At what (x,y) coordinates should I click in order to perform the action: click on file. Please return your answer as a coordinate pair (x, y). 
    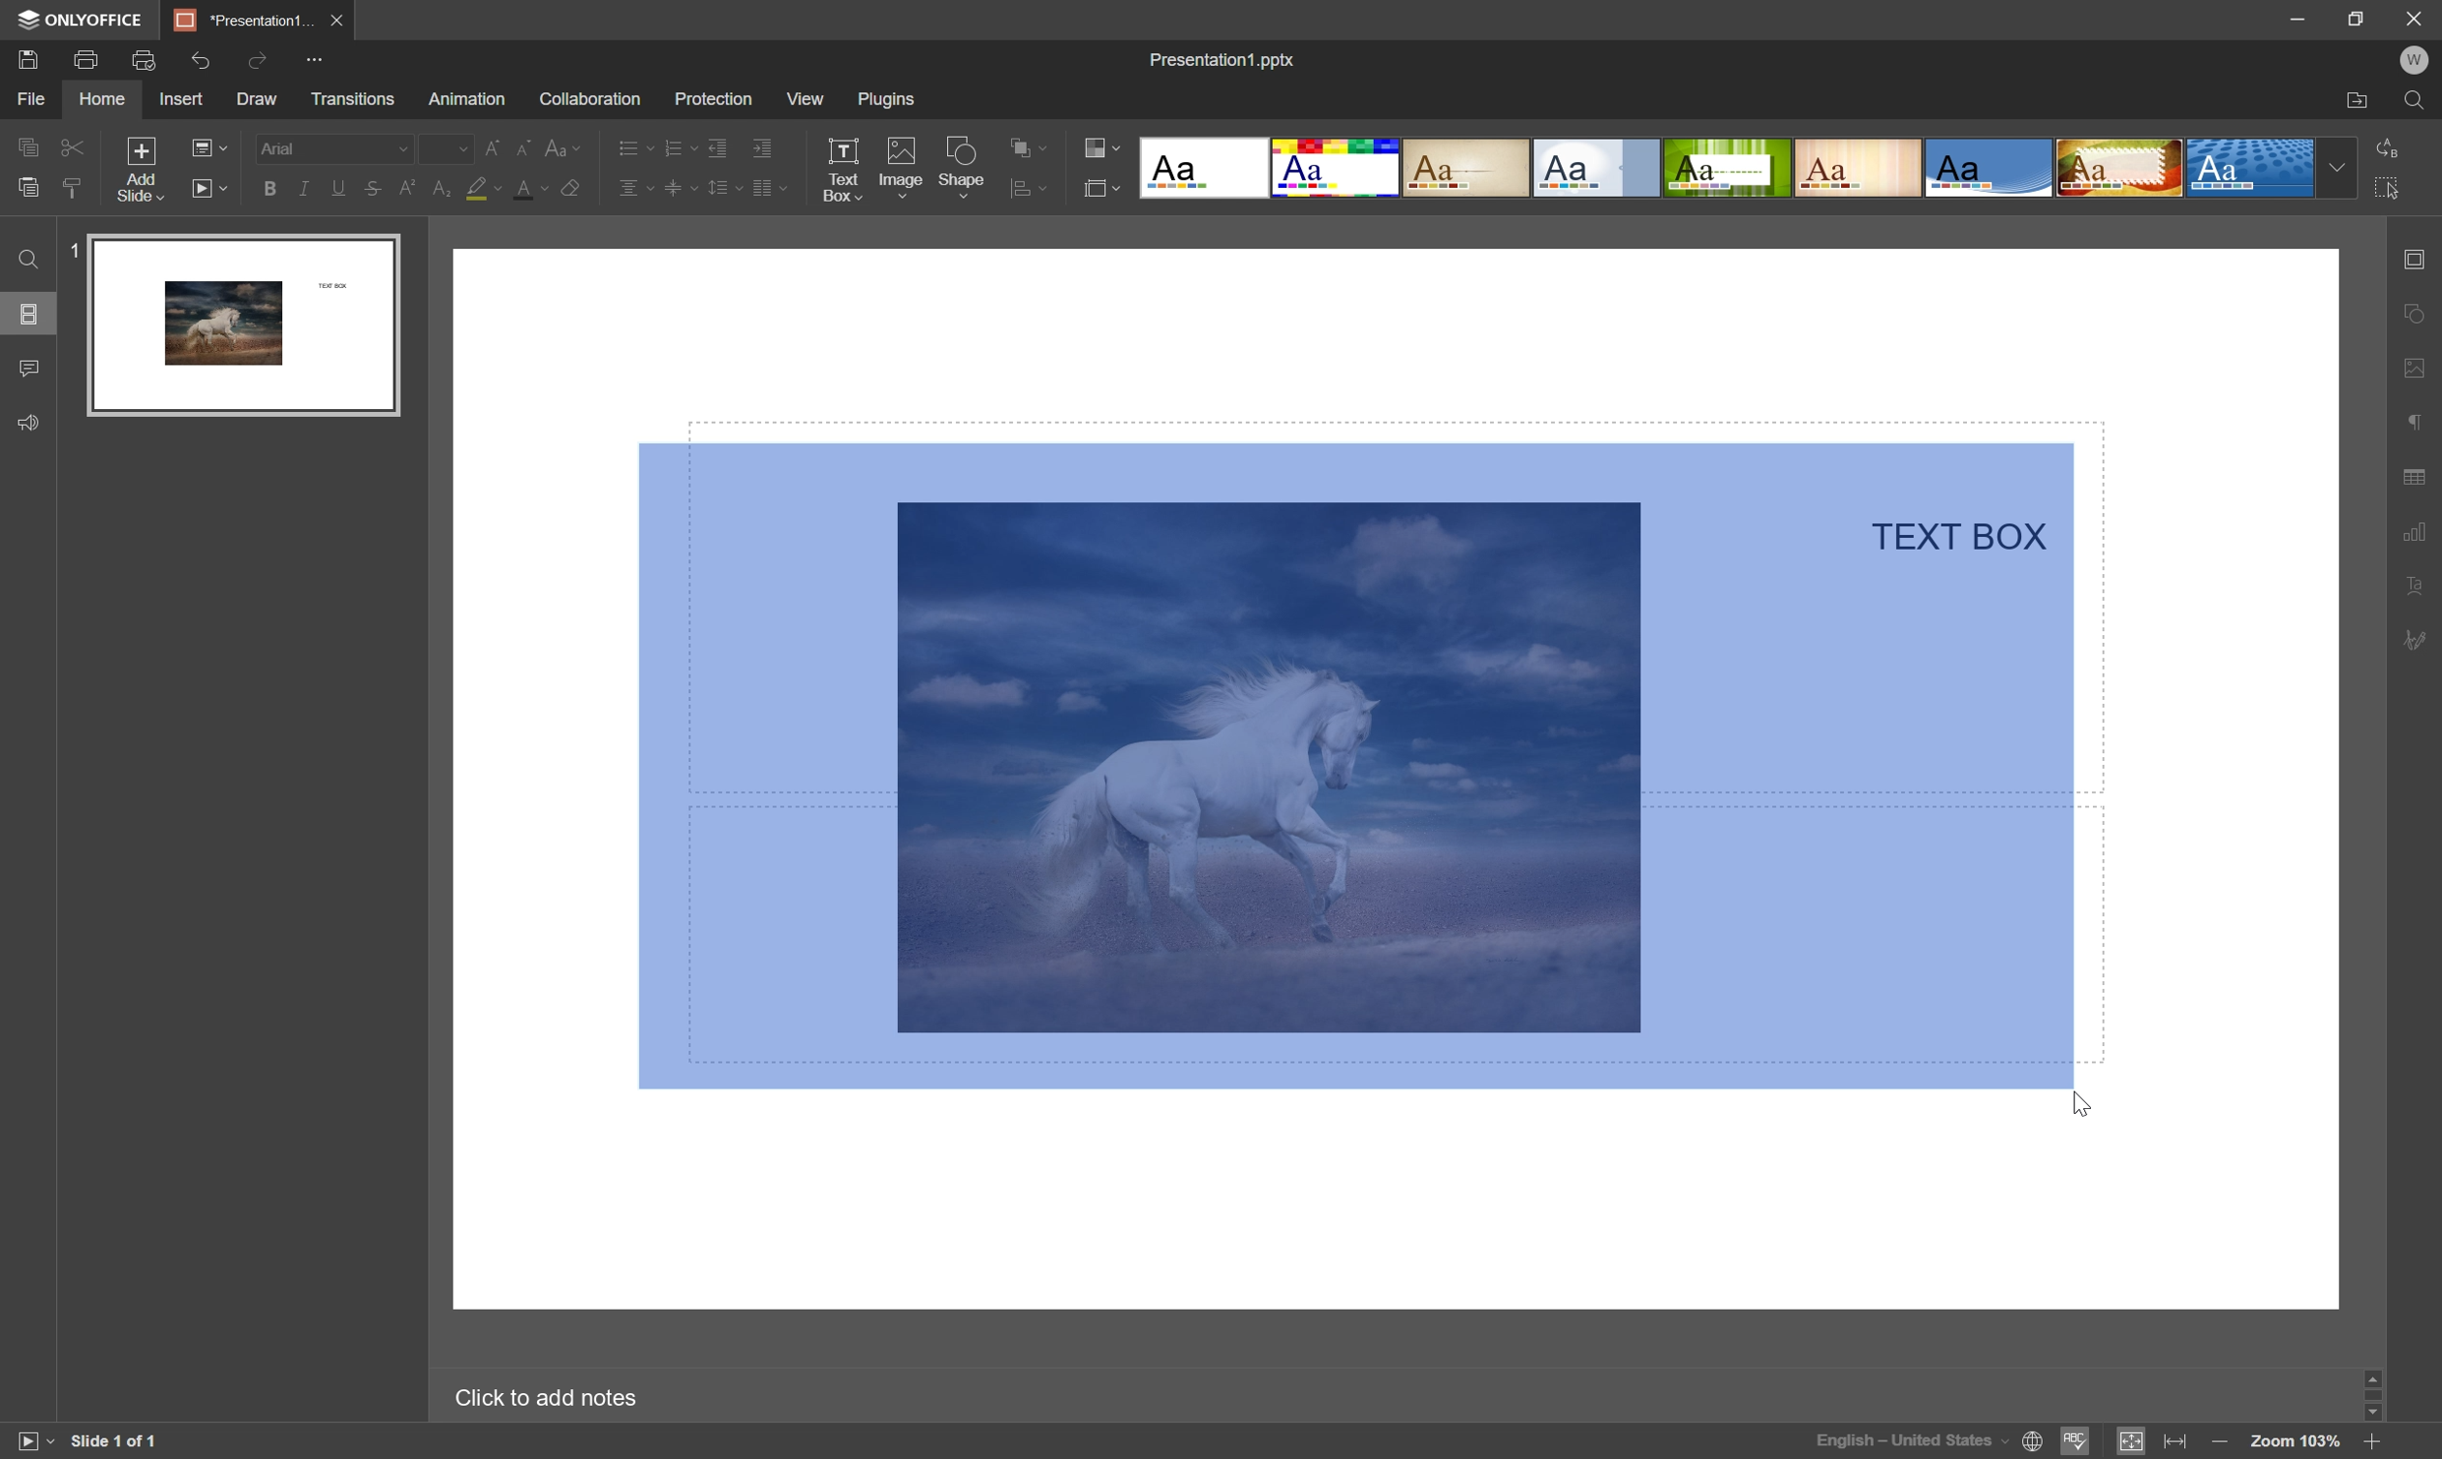
    Looking at the image, I should click on (27, 98).